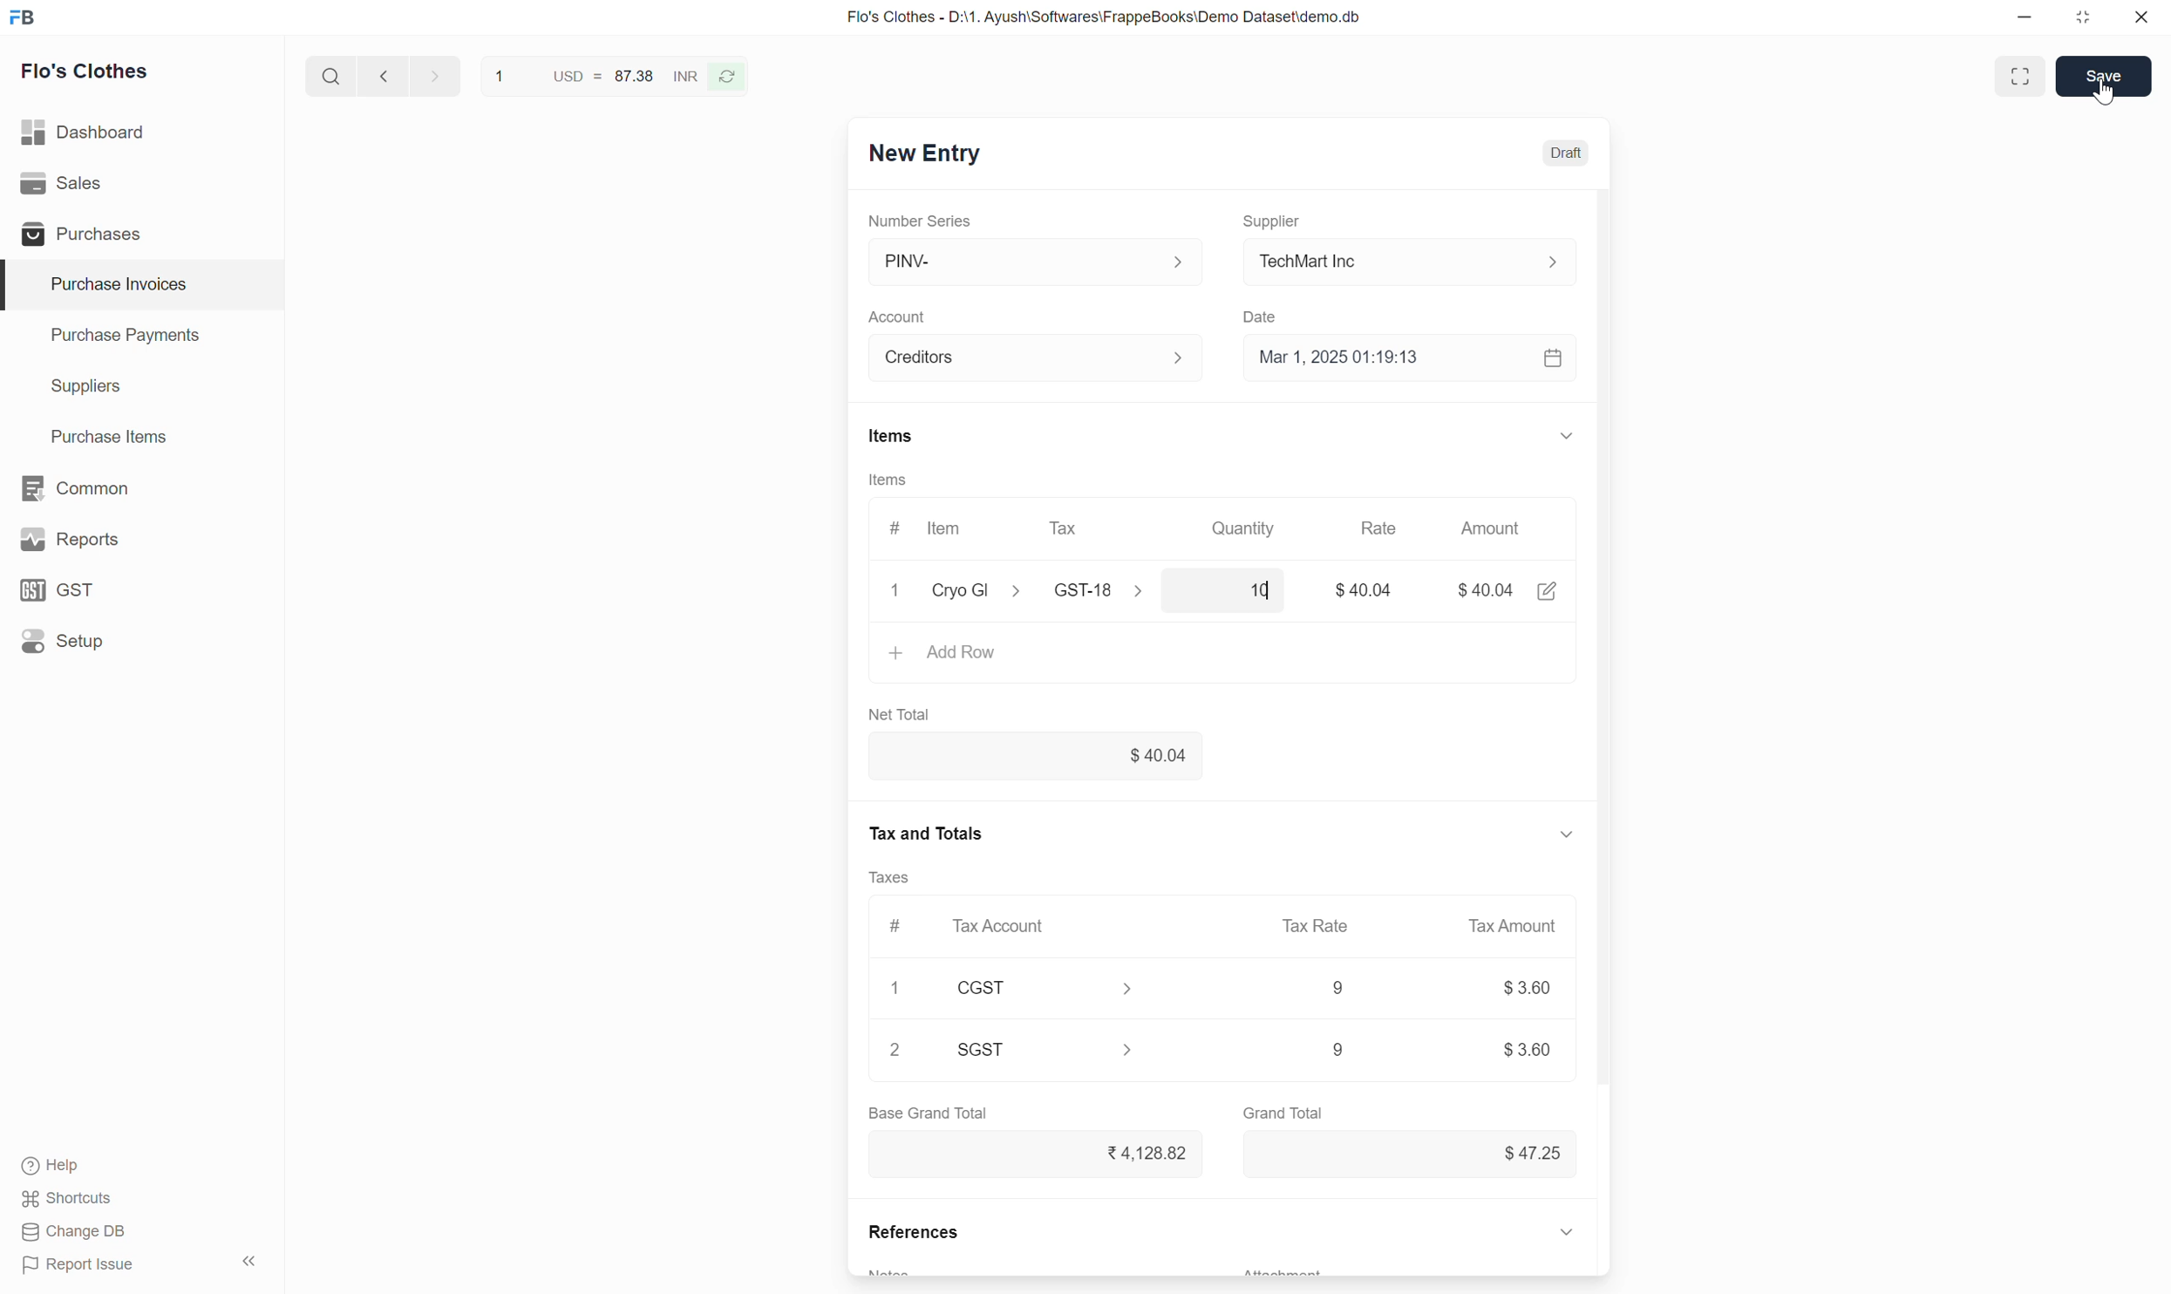  What do you see at coordinates (2080, 21) in the screenshot?
I see `restore down` at bounding box center [2080, 21].